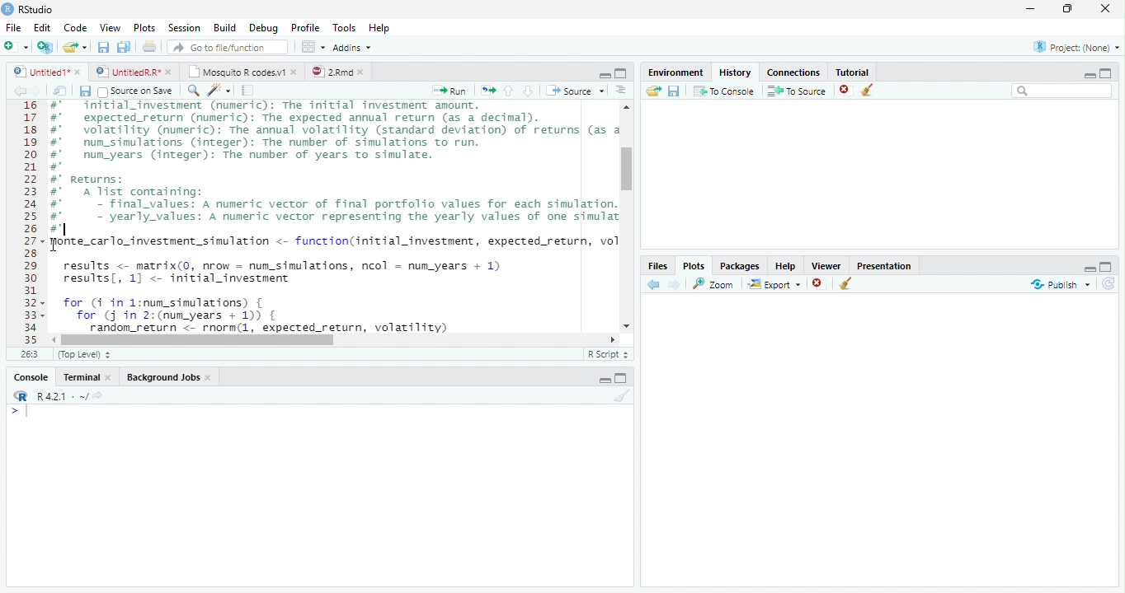  Describe the element at coordinates (183, 27) in the screenshot. I see `Session` at that location.